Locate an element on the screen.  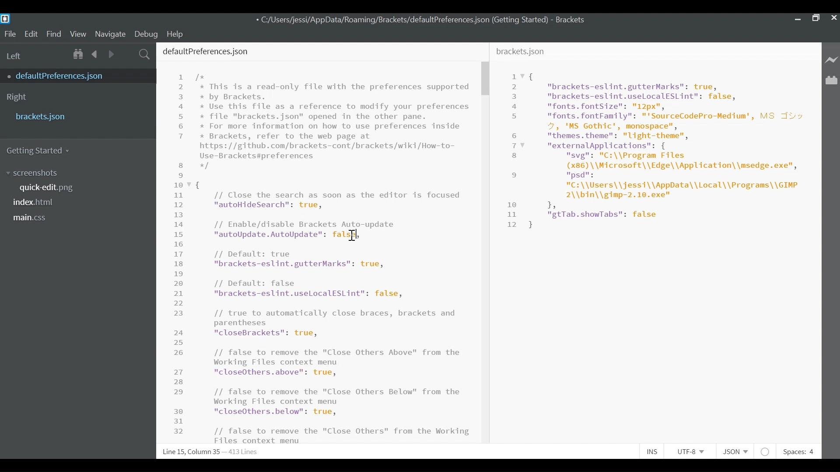
Select File Type is located at coordinates (734, 451).